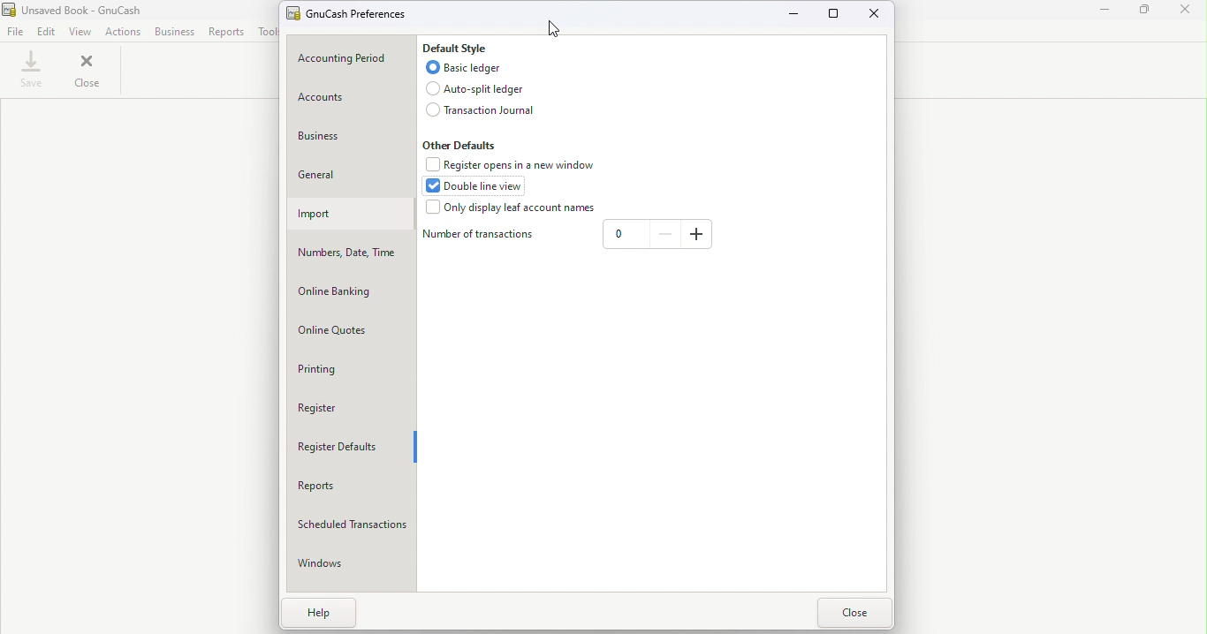 This screenshot has height=634, width=1207. I want to click on help, so click(315, 615).